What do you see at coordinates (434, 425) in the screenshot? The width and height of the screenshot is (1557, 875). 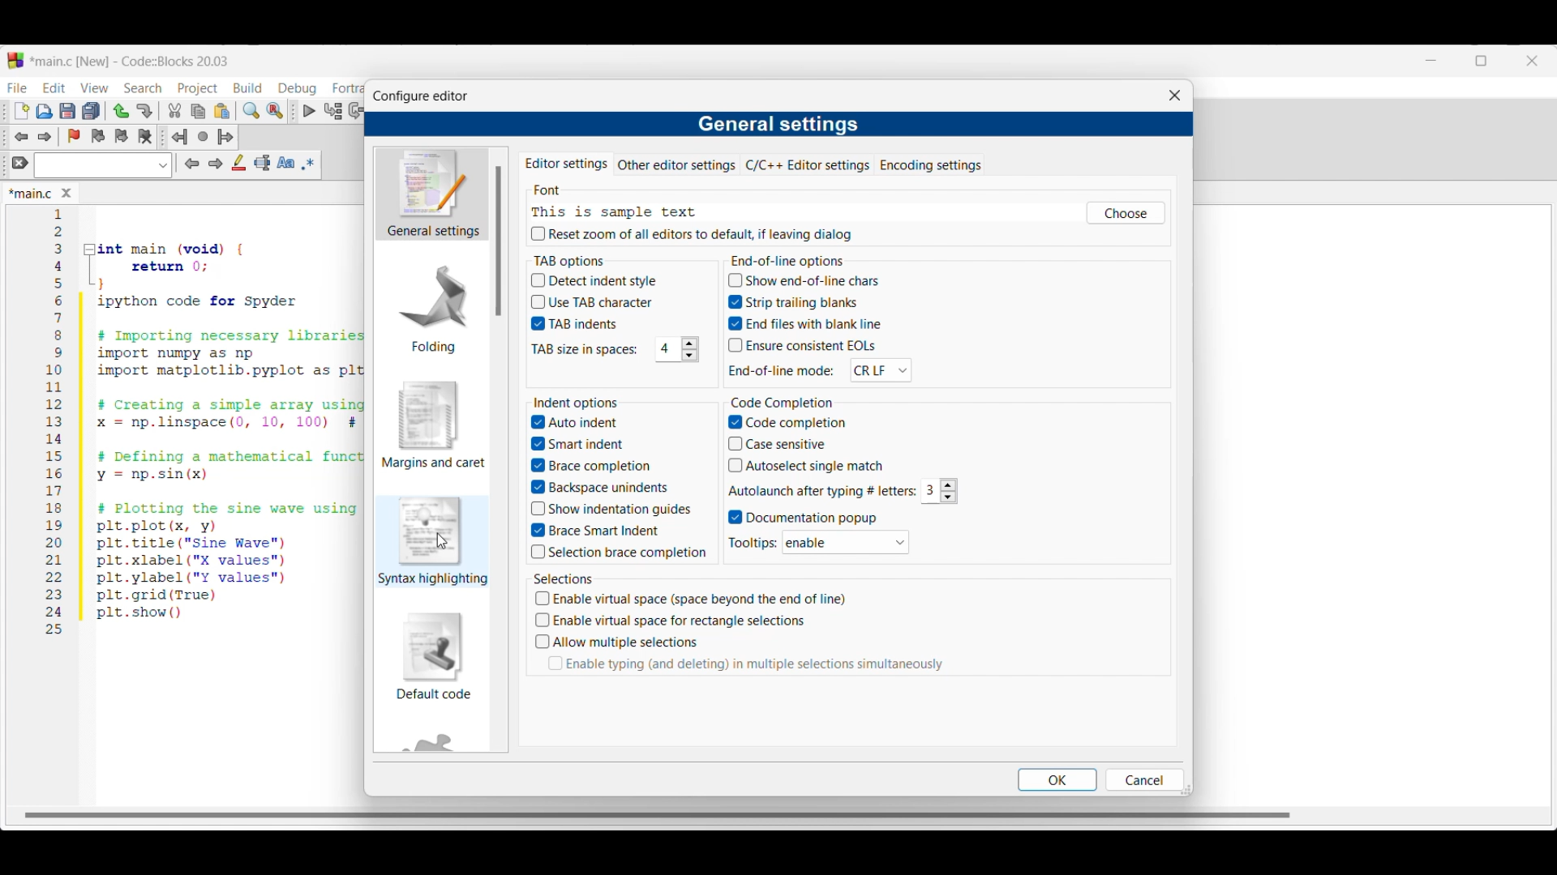 I see `Margins and caret` at bounding box center [434, 425].